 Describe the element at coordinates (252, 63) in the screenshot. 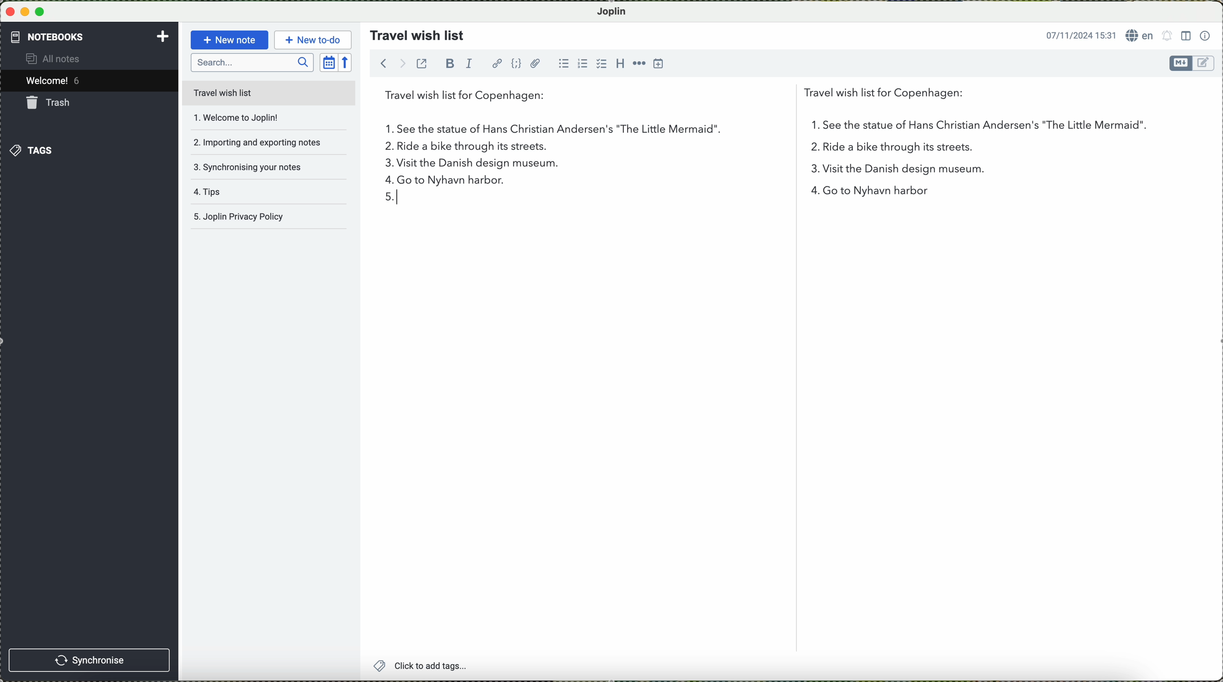

I see `search bar` at that location.